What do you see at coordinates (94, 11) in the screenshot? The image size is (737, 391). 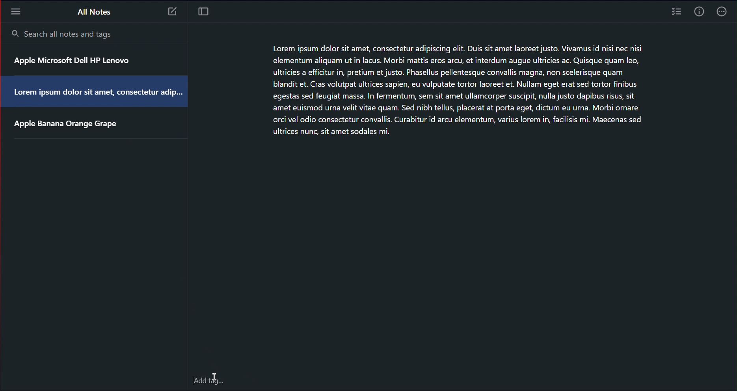 I see `All Notes` at bounding box center [94, 11].